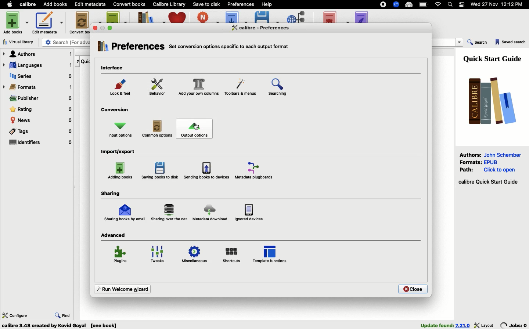 This screenshot has height=329, width=529. I want to click on Preferences, so click(241, 4).